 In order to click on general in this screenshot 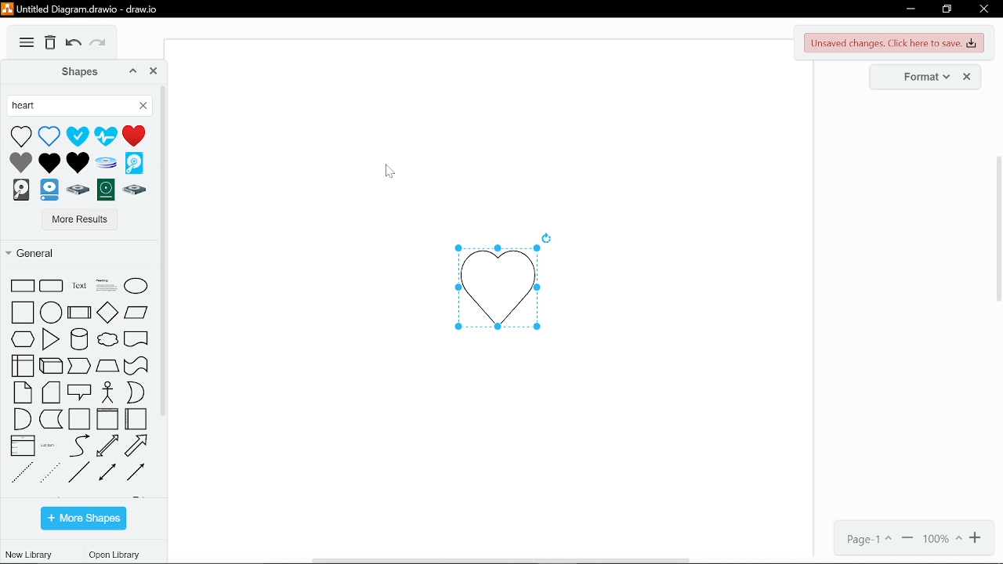, I will do `click(78, 253)`.